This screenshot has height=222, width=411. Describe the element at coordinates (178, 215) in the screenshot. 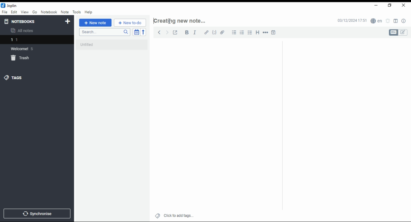

I see `click to add tags` at that location.